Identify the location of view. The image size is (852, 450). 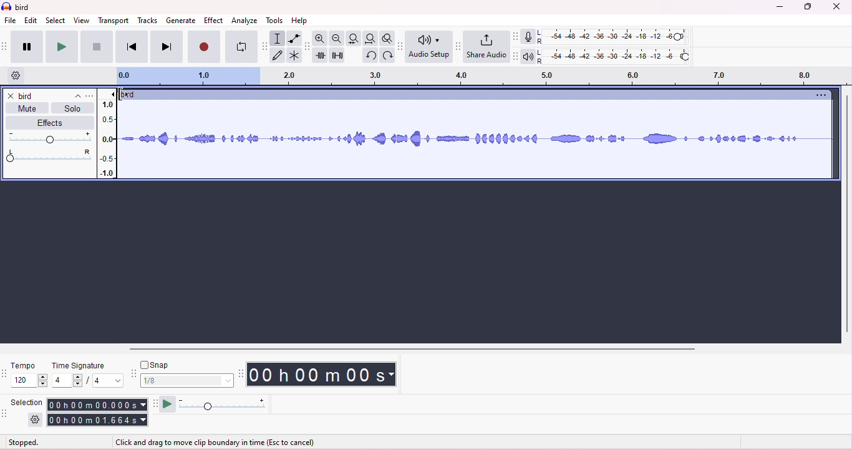
(82, 20).